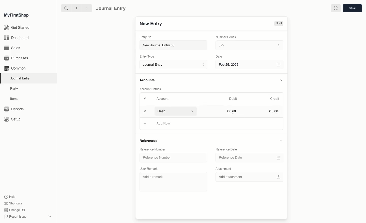 The height and width of the screenshot is (223, 366). Describe the element at coordinates (14, 109) in the screenshot. I see `Reports` at that location.